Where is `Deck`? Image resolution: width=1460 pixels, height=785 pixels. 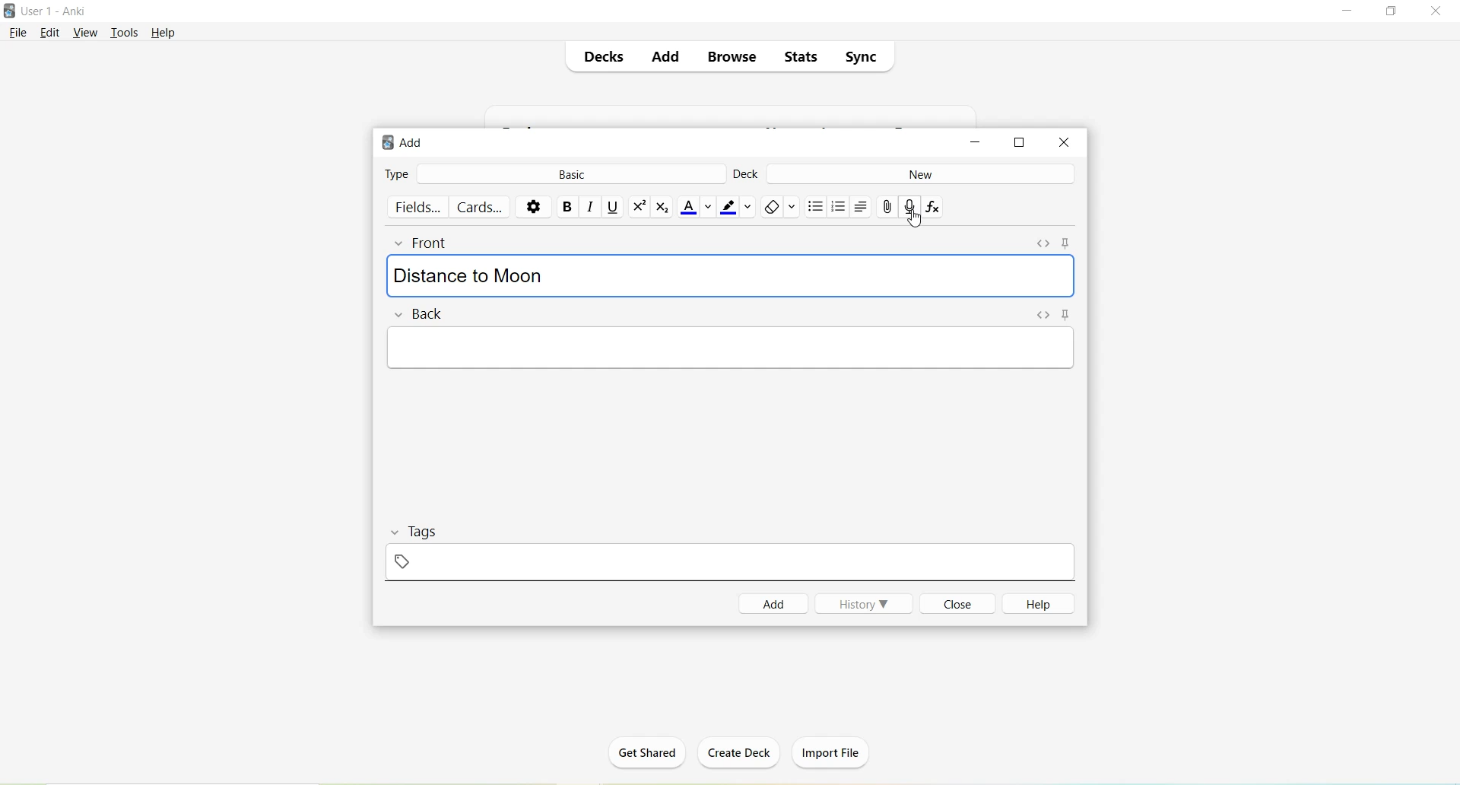 Deck is located at coordinates (747, 176).